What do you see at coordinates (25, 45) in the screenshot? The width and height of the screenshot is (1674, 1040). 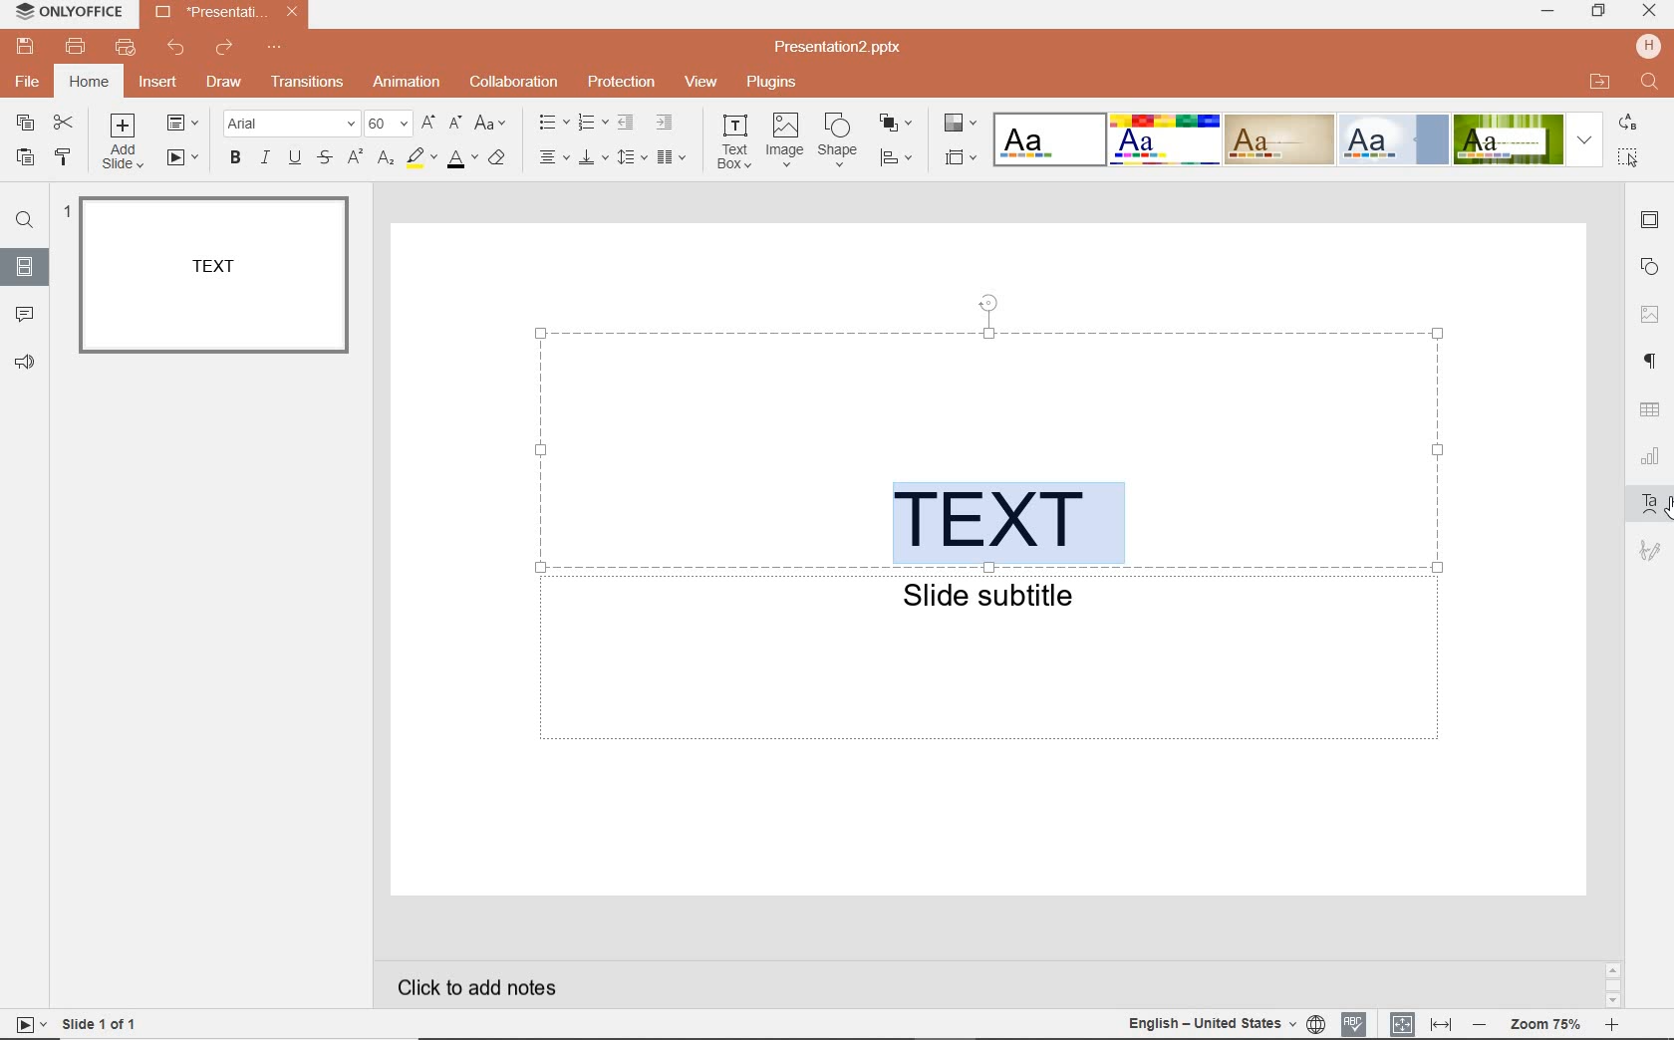 I see `SAVE` at bounding box center [25, 45].